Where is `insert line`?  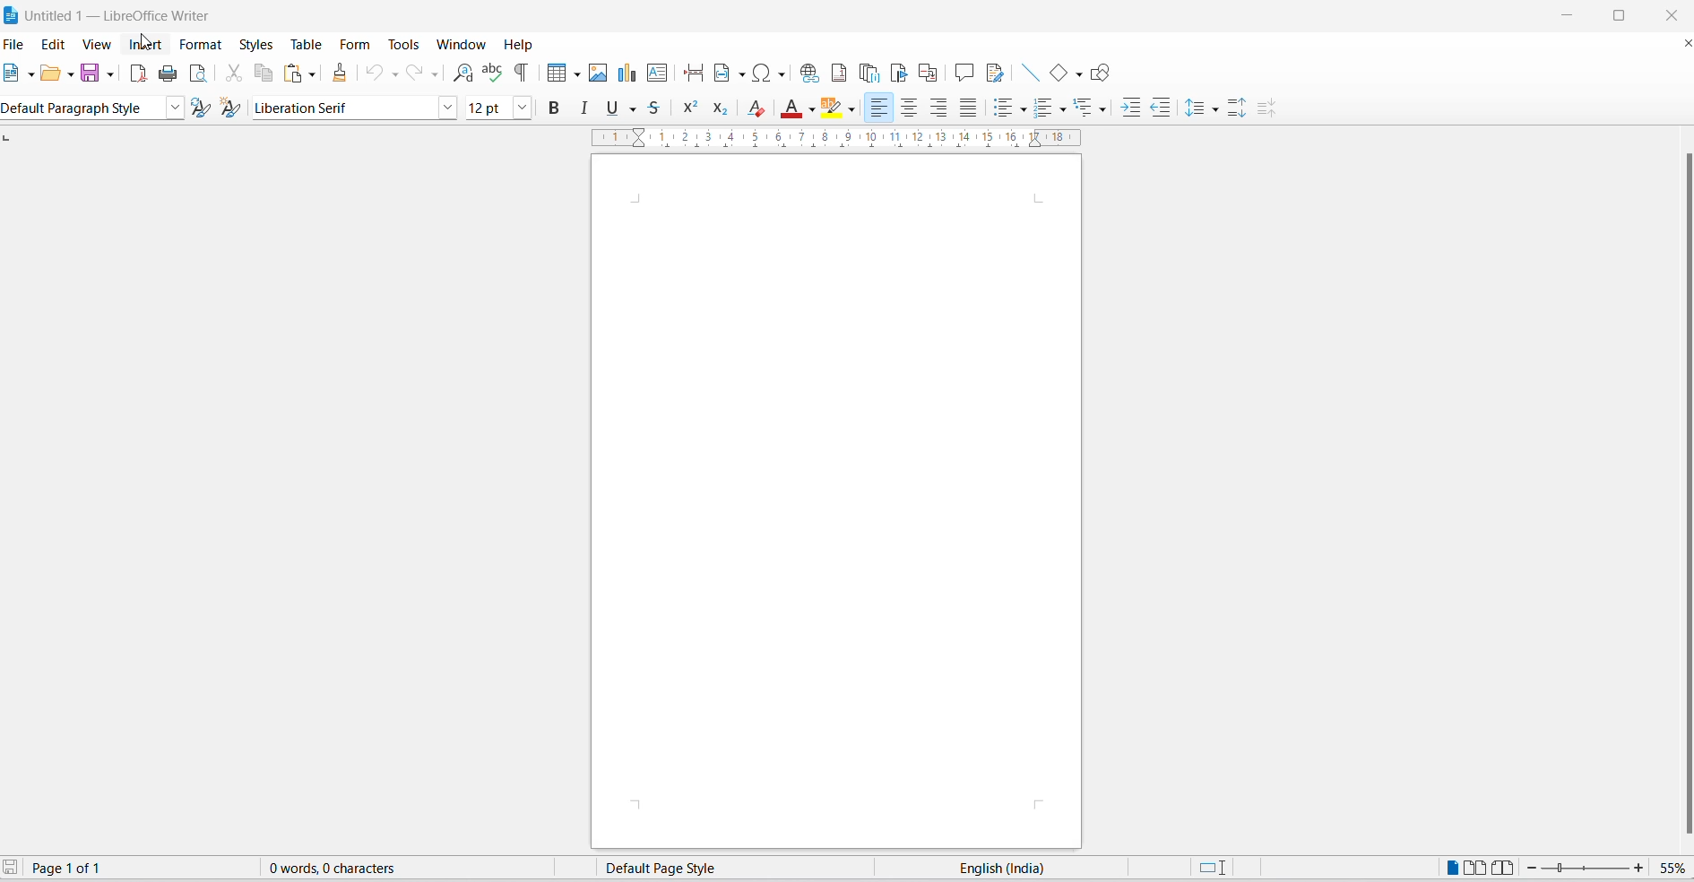 insert line is located at coordinates (1030, 71).